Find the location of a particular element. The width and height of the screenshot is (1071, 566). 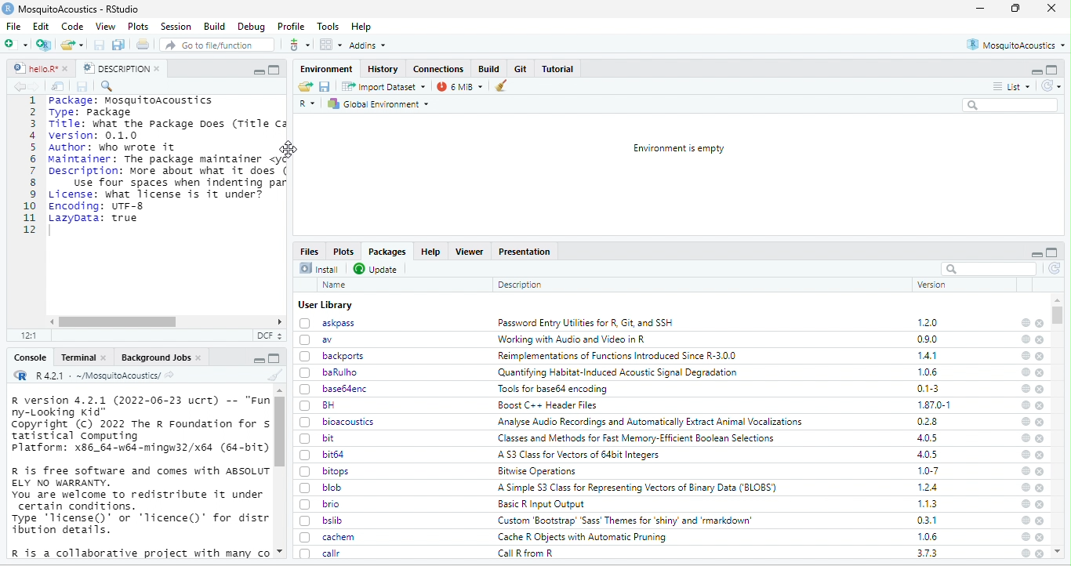

Presentation is located at coordinates (526, 252).